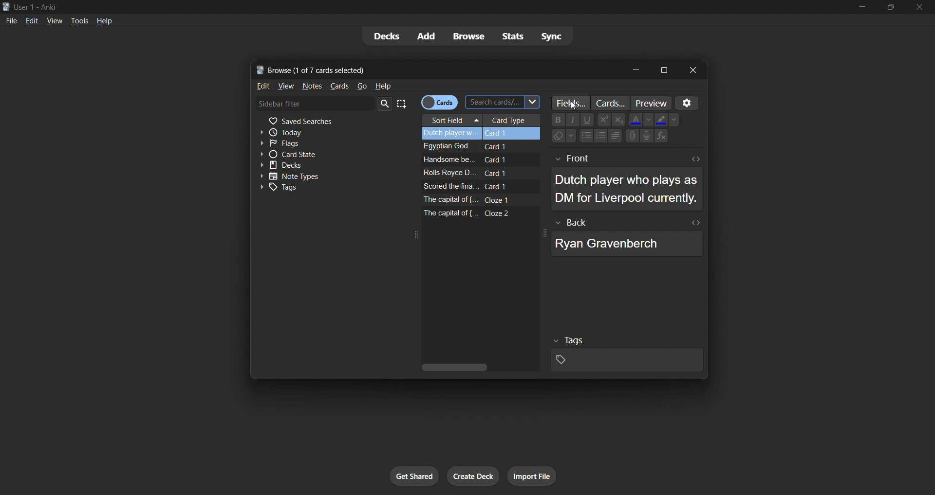 The image size is (935, 495). I want to click on cursor, so click(575, 106).